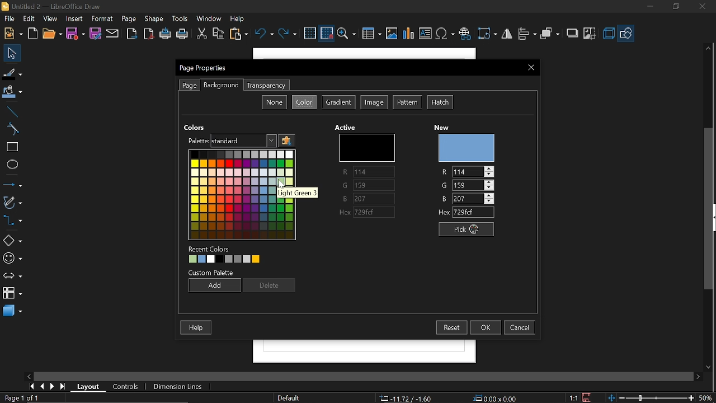  What do you see at coordinates (440, 102) in the screenshot?
I see `Hatch` at bounding box center [440, 102].